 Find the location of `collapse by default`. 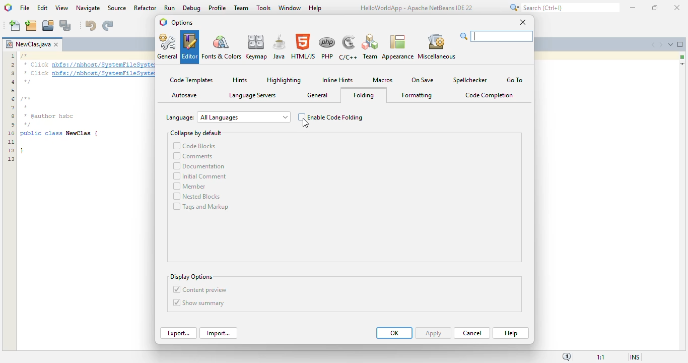

collapse by default is located at coordinates (195, 133).